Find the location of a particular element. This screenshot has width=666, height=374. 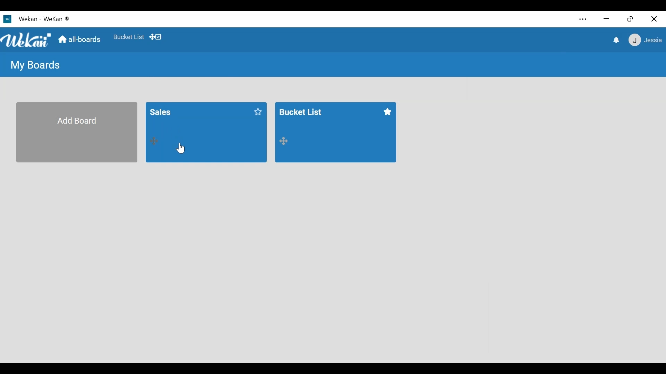

star is located at coordinates (388, 113).